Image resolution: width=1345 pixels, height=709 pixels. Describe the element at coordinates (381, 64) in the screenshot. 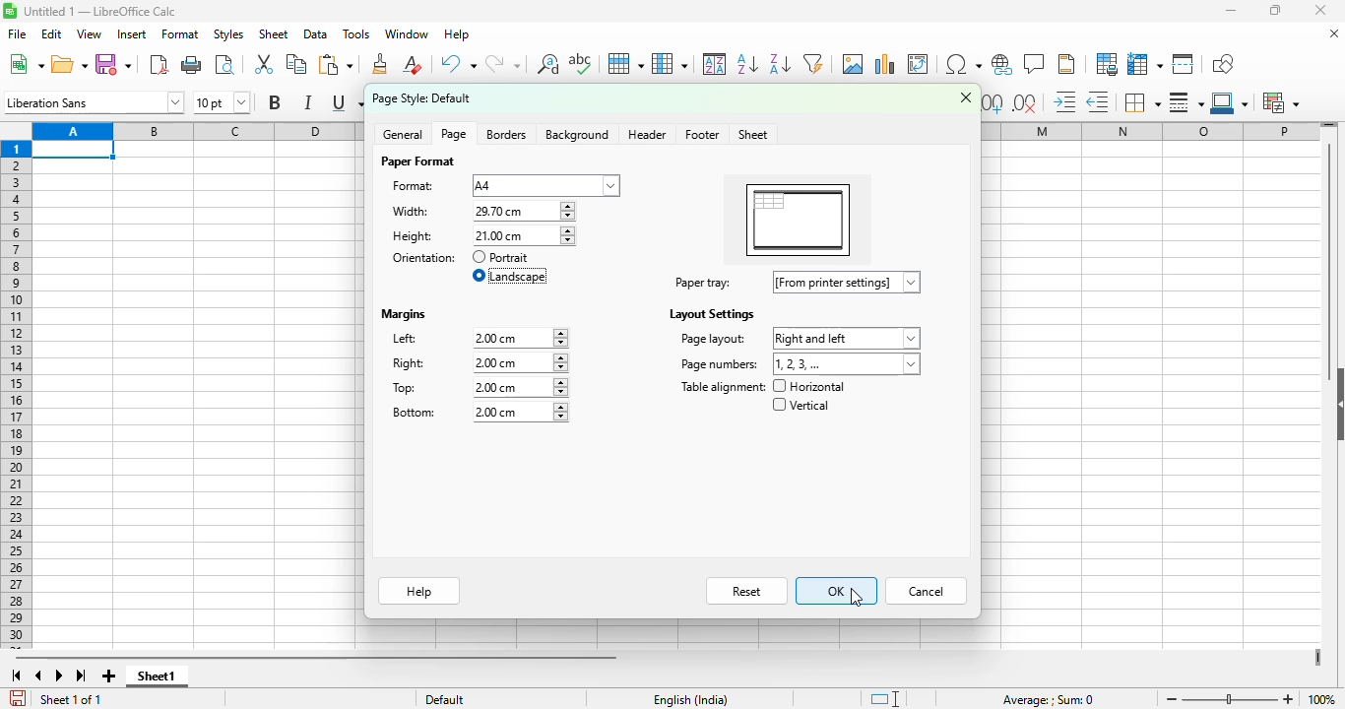

I see `clone formatting` at that location.